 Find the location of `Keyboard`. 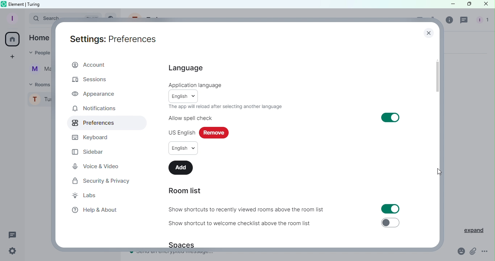

Keyboard is located at coordinates (94, 137).